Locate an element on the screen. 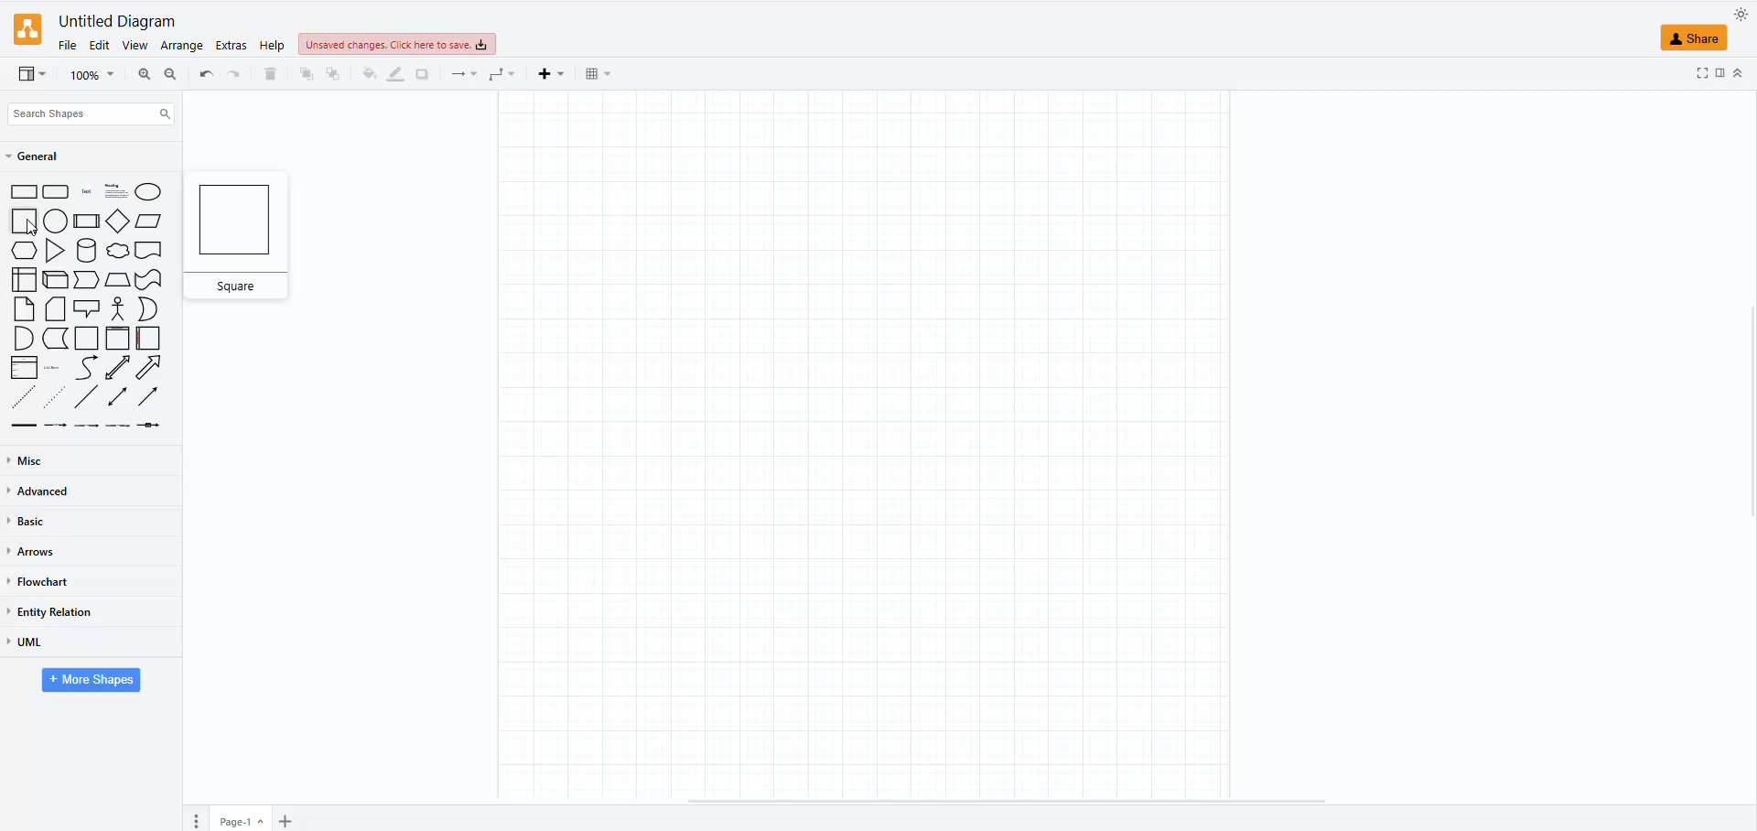 This screenshot has width=1757, height=831. internal storage is located at coordinates (25, 279).